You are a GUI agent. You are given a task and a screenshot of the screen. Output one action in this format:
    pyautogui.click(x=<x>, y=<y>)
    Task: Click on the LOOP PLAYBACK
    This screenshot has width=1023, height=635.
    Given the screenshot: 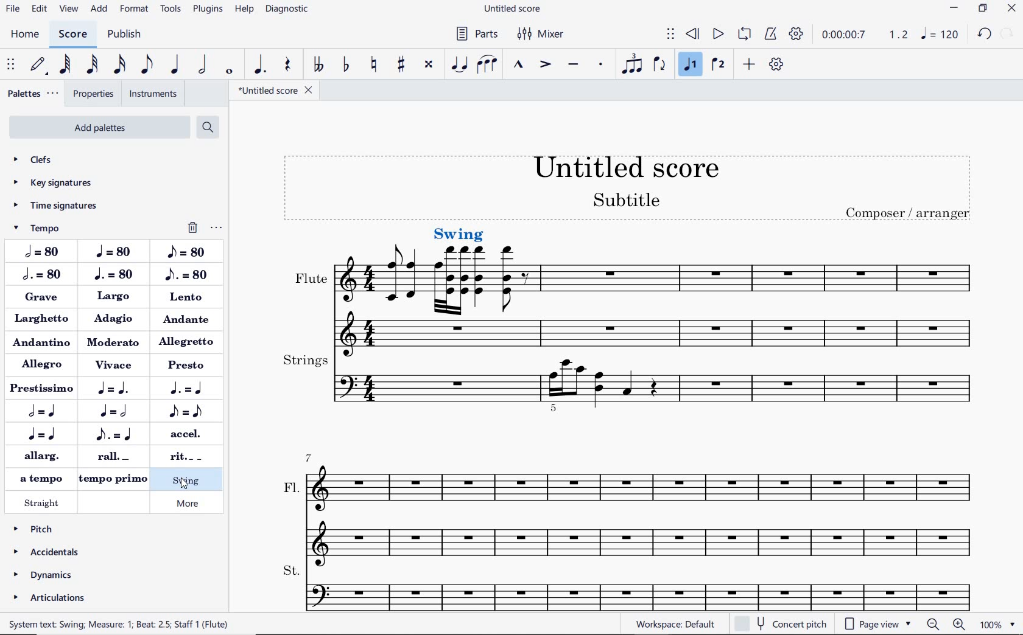 What is the action you would take?
    pyautogui.click(x=745, y=35)
    